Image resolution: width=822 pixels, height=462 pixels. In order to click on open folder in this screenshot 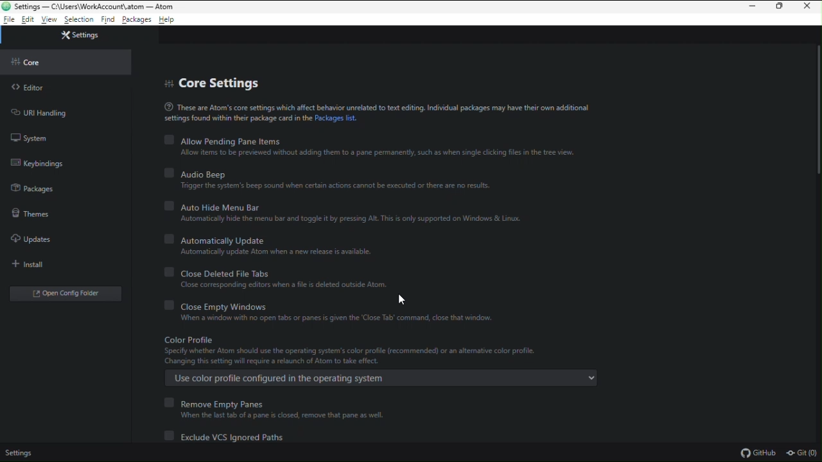, I will do `click(67, 293)`.